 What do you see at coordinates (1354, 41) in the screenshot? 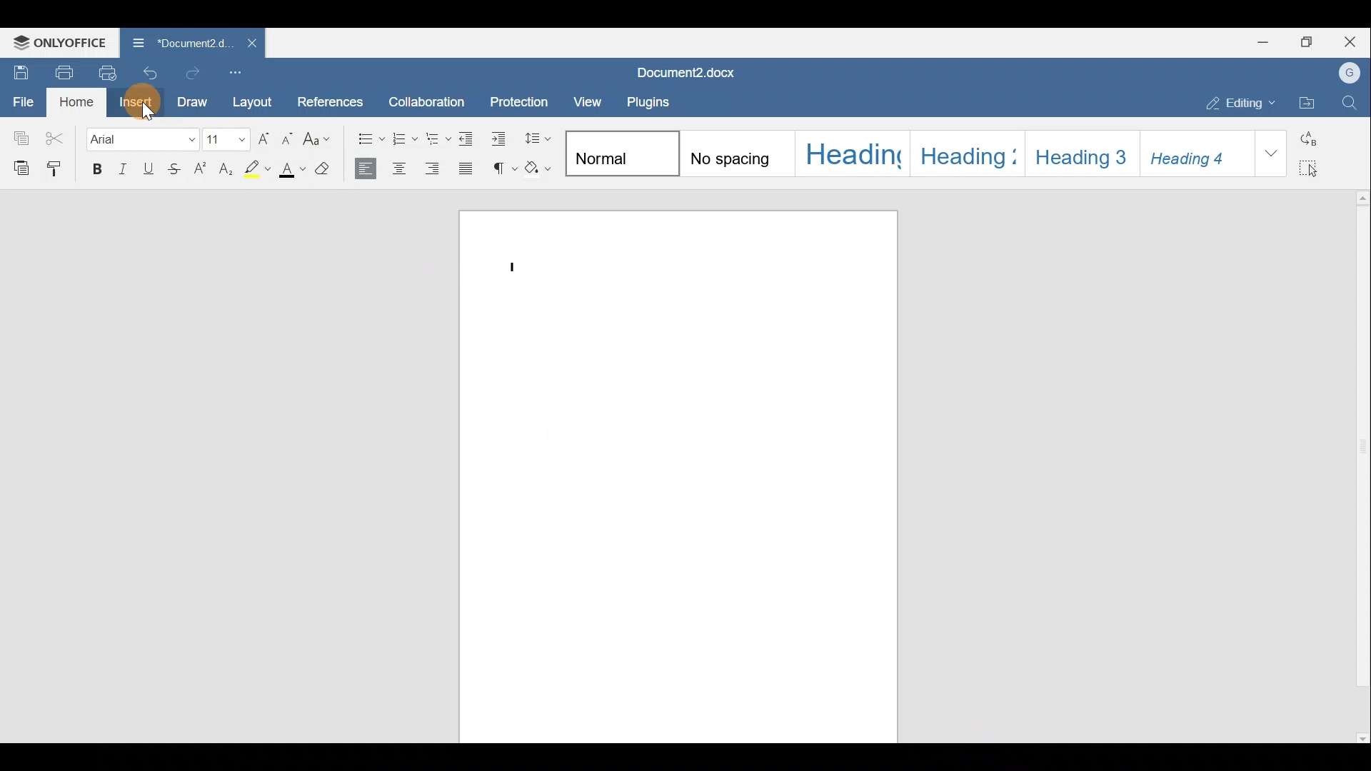
I see `Close` at bounding box center [1354, 41].